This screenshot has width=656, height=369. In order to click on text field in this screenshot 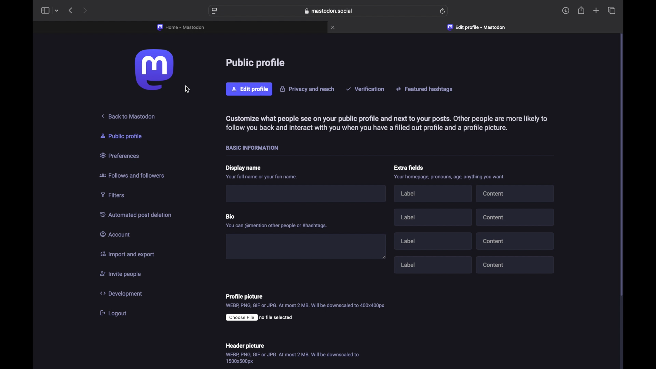, I will do `click(305, 193)`.